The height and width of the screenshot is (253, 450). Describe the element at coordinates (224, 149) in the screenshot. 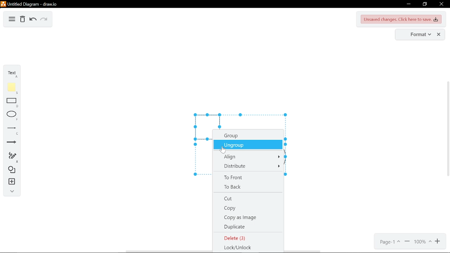

I see `Cursor` at that location.